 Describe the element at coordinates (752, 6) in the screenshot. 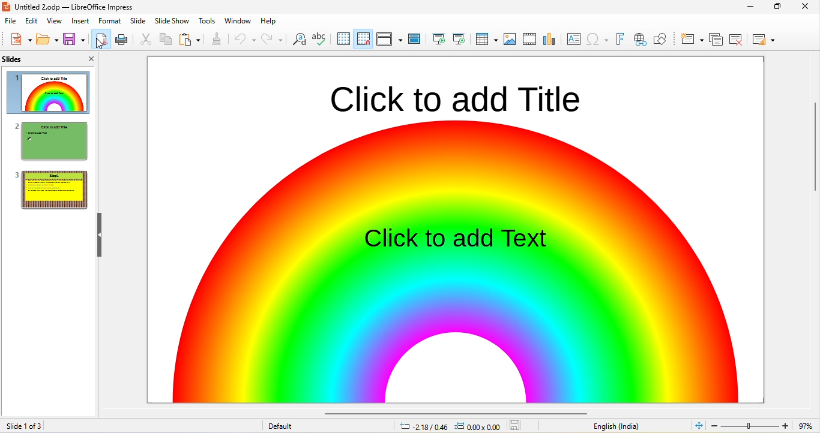

I see `minimize` at that location.